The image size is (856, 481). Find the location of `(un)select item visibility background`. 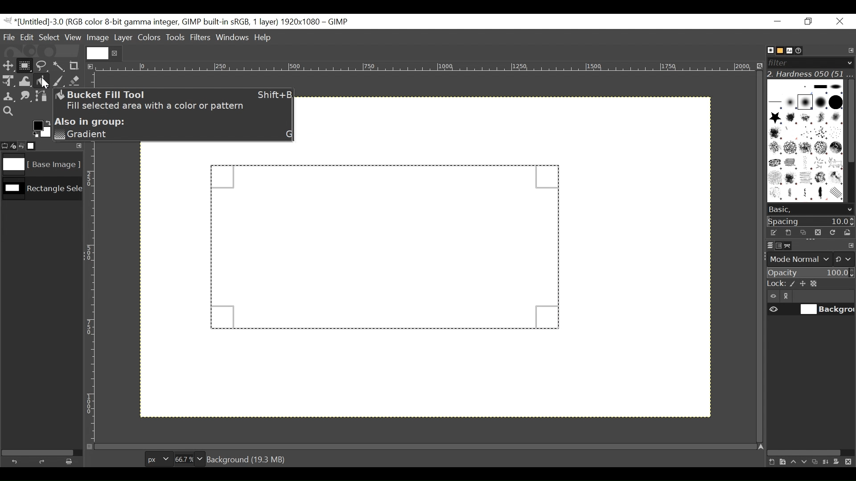

(un)select item visibility background is located at coordinates (811, 310).